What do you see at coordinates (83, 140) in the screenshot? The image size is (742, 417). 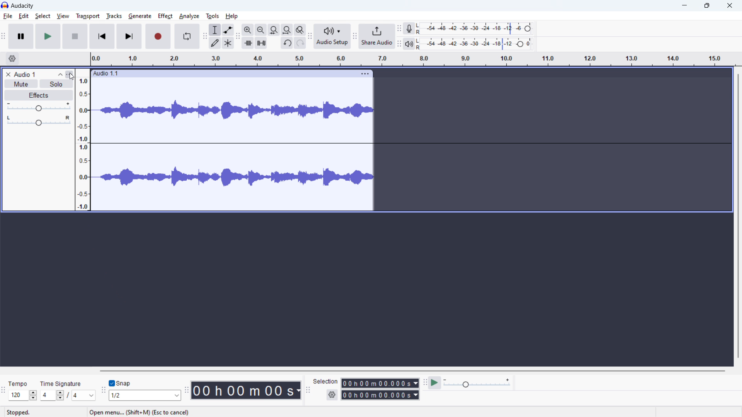 I see `amplitude` at bounding box center [83, 140].